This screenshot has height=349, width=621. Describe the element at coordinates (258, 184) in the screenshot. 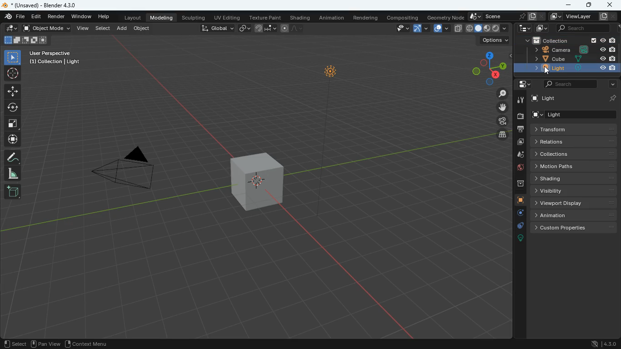

I see `cube` at that location.